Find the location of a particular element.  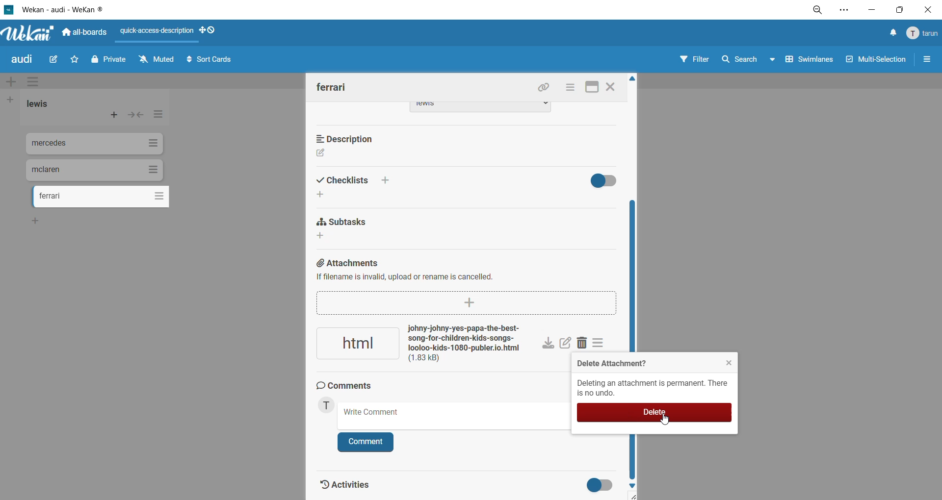

maximize is located at coordinates (592, 88).